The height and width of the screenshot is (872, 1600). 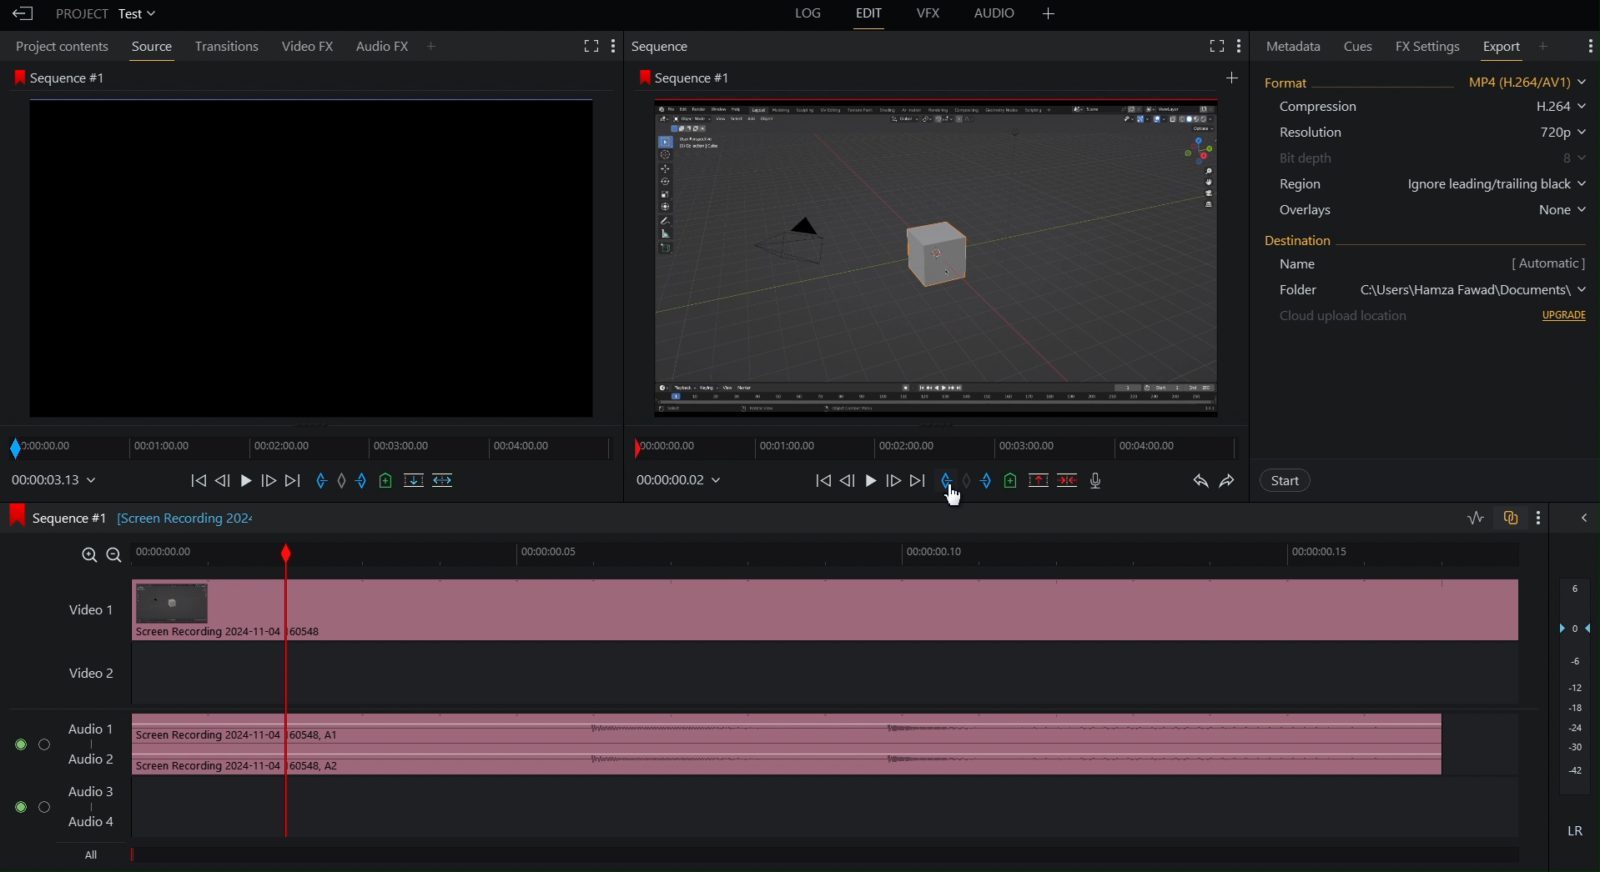 I want to click on Timestamp, so click(x=54, y=483).